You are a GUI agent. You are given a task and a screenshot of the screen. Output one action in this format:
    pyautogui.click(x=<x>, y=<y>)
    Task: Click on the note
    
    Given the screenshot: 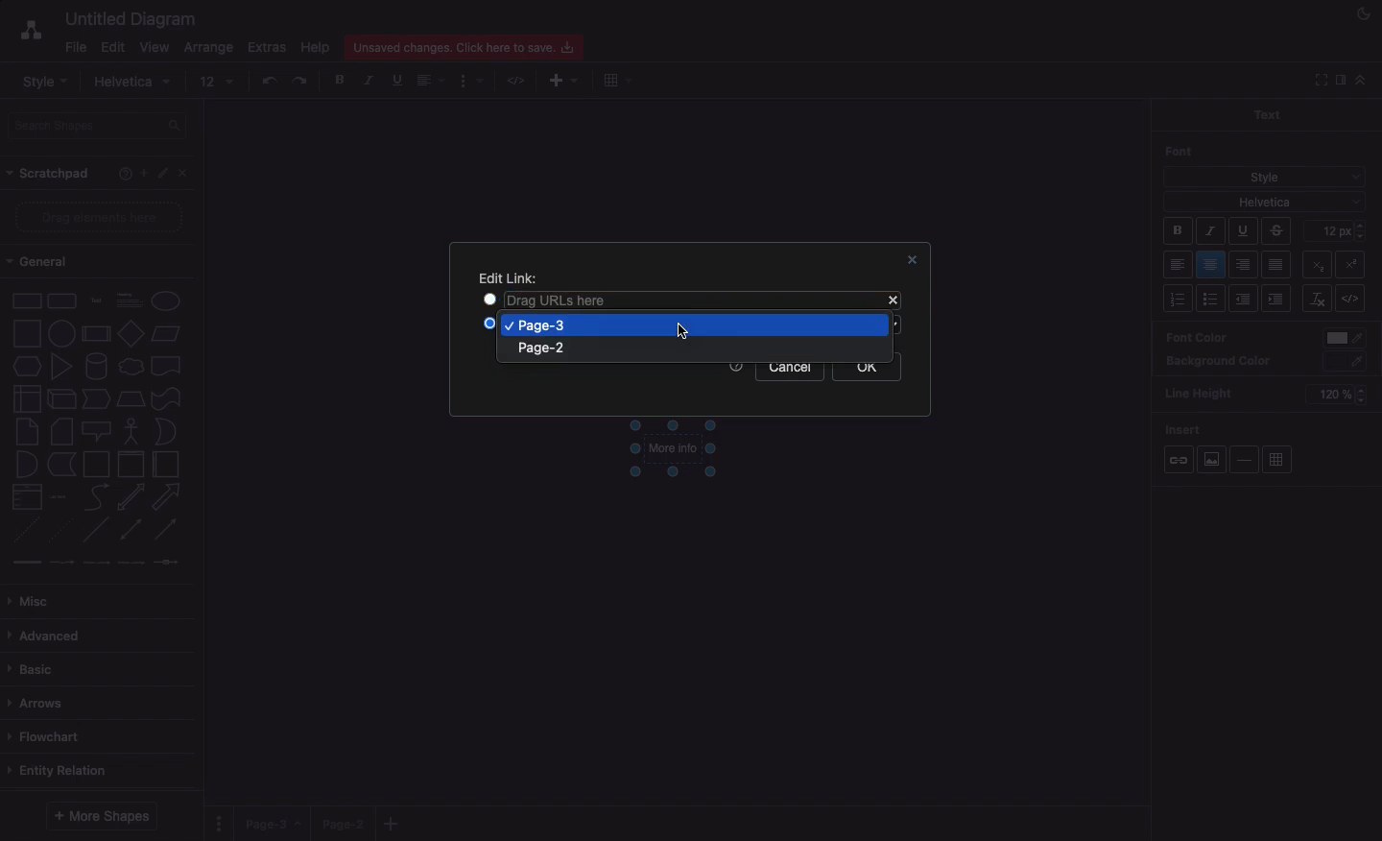 What is the action you would take?
    pyautogui.click(x=27, y=432)
    